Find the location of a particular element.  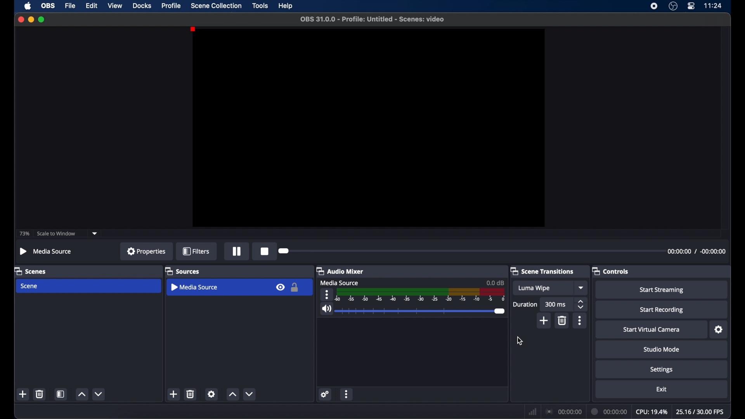

stepper buttons is located at coordinates (581, 305).